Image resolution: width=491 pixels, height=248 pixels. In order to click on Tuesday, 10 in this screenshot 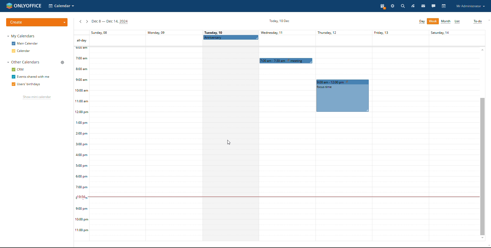, I will do `click(214, 32)`.